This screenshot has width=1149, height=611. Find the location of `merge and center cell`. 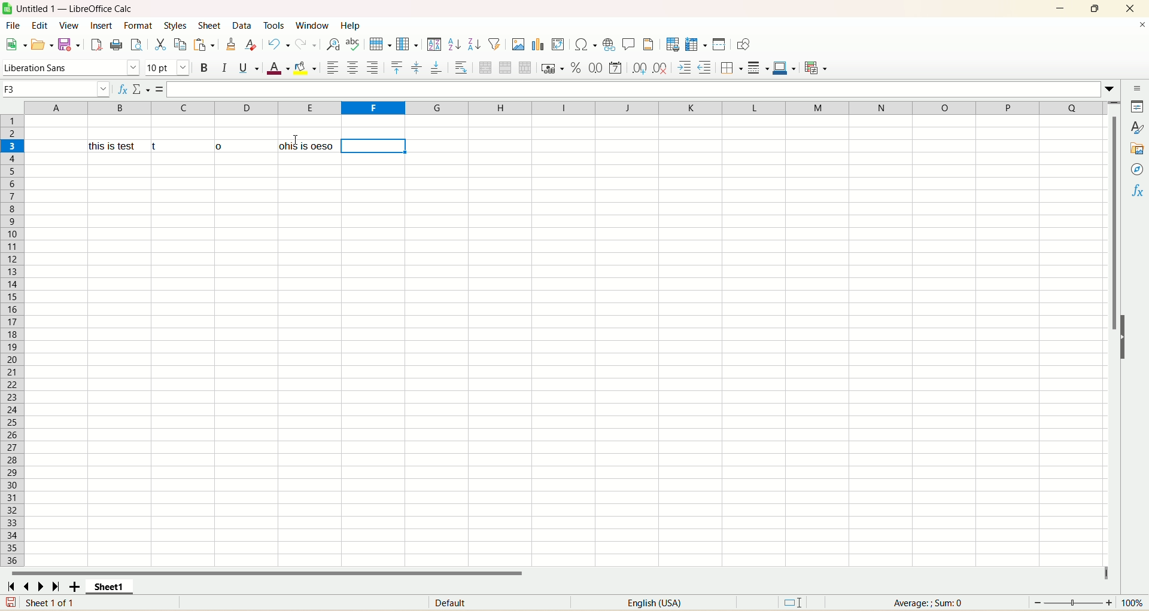

merge and center cell is located at coordinates (487, 69).